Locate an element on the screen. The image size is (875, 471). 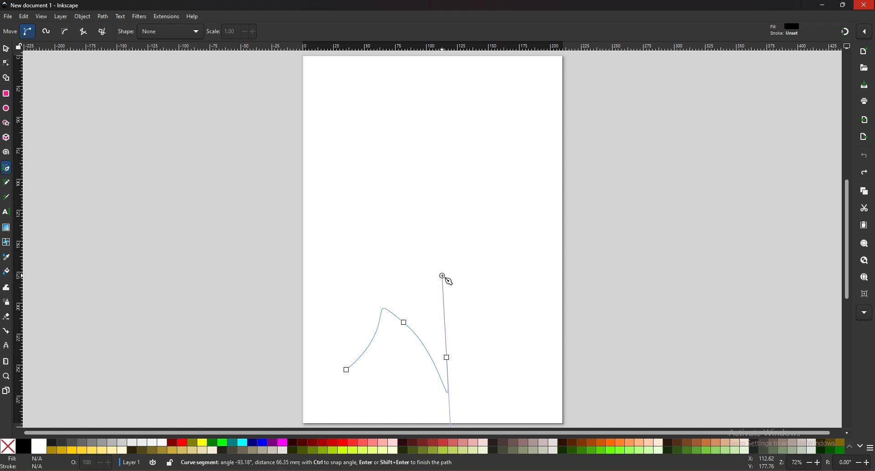
more is located at coordinates (864, 313).